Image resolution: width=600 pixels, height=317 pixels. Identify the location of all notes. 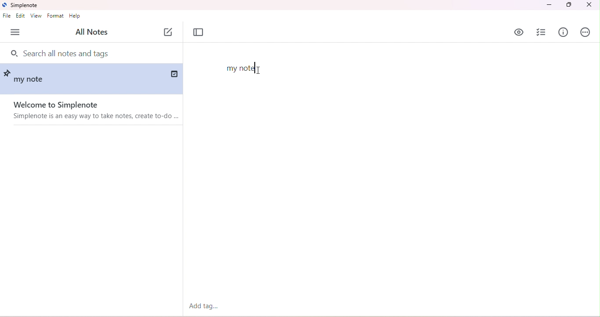
(94, 32).